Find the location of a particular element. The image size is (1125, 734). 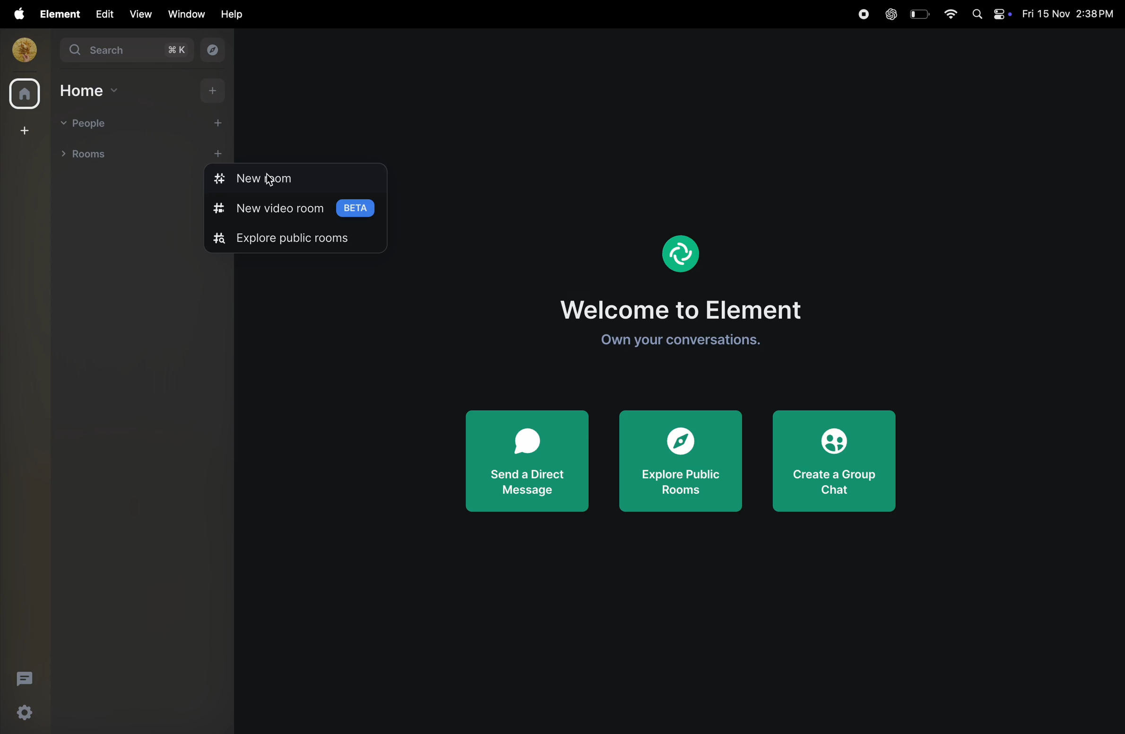

add home is located at coordinates (215, 90).